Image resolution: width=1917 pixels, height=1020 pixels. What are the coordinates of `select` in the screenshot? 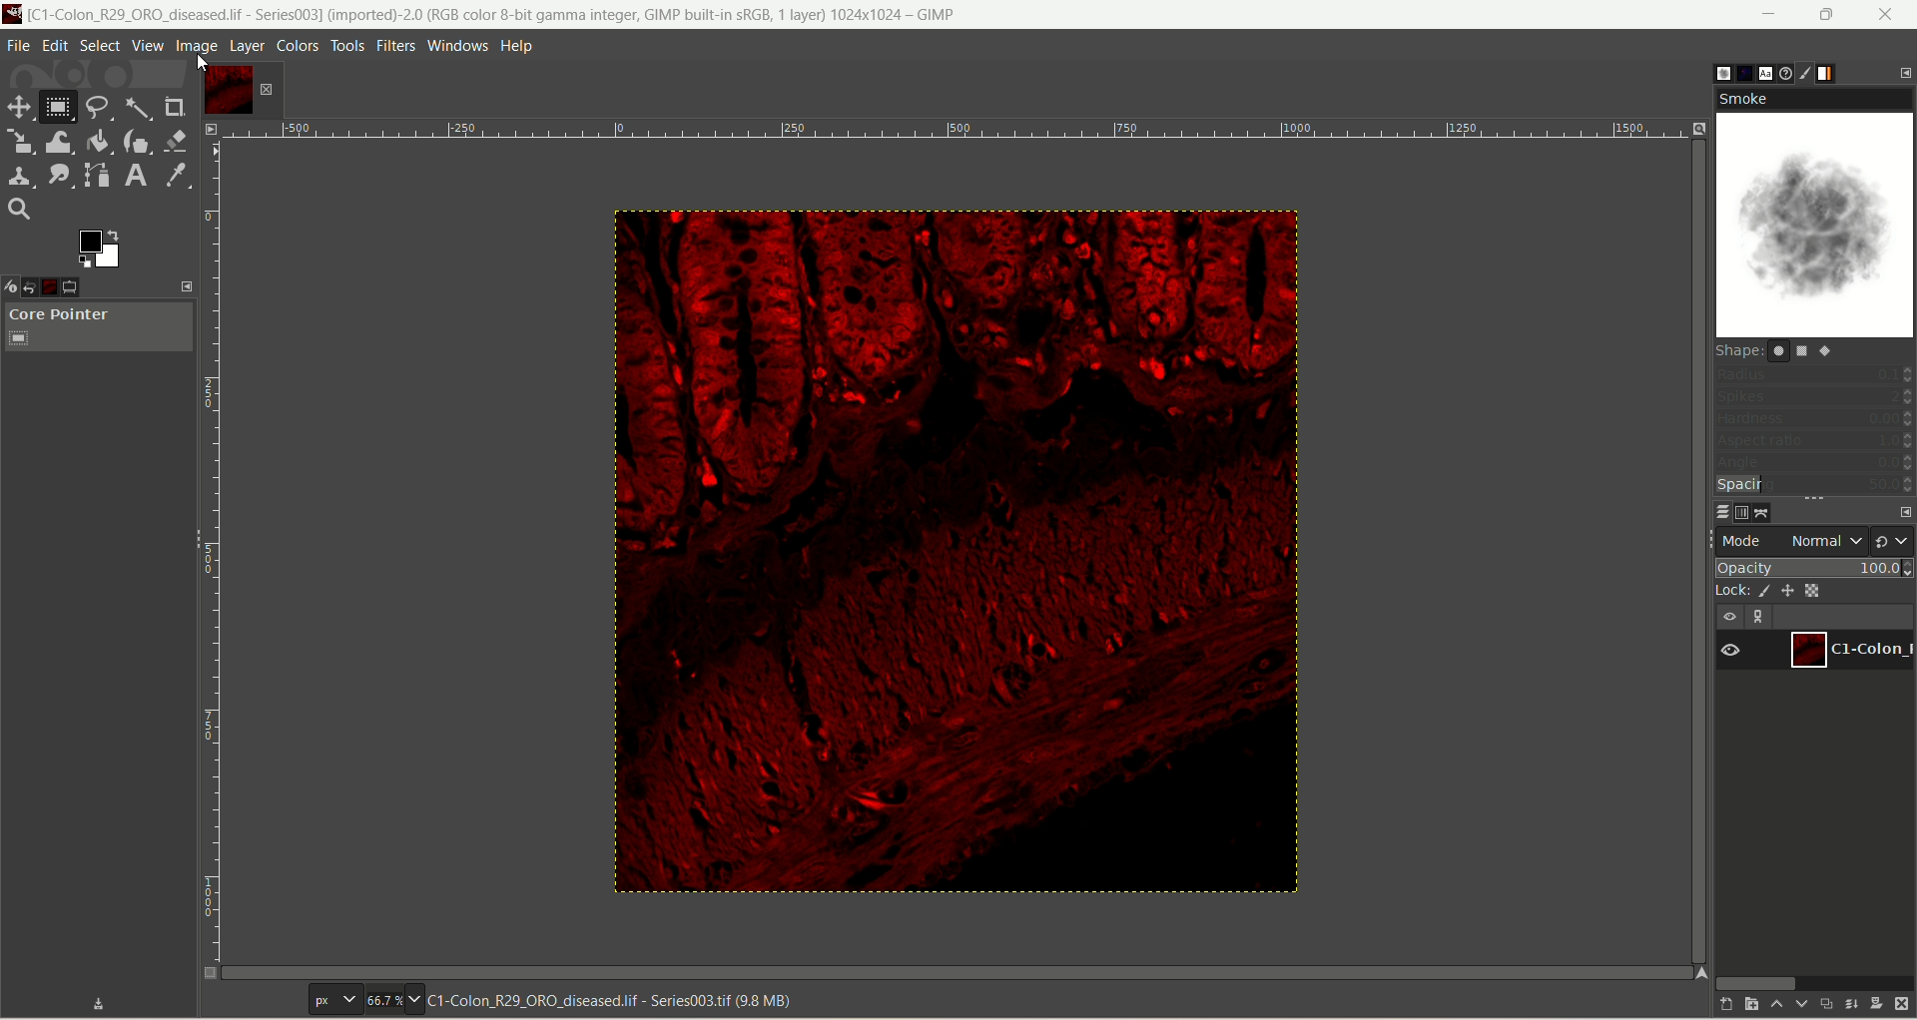 It's located at (102, 47).